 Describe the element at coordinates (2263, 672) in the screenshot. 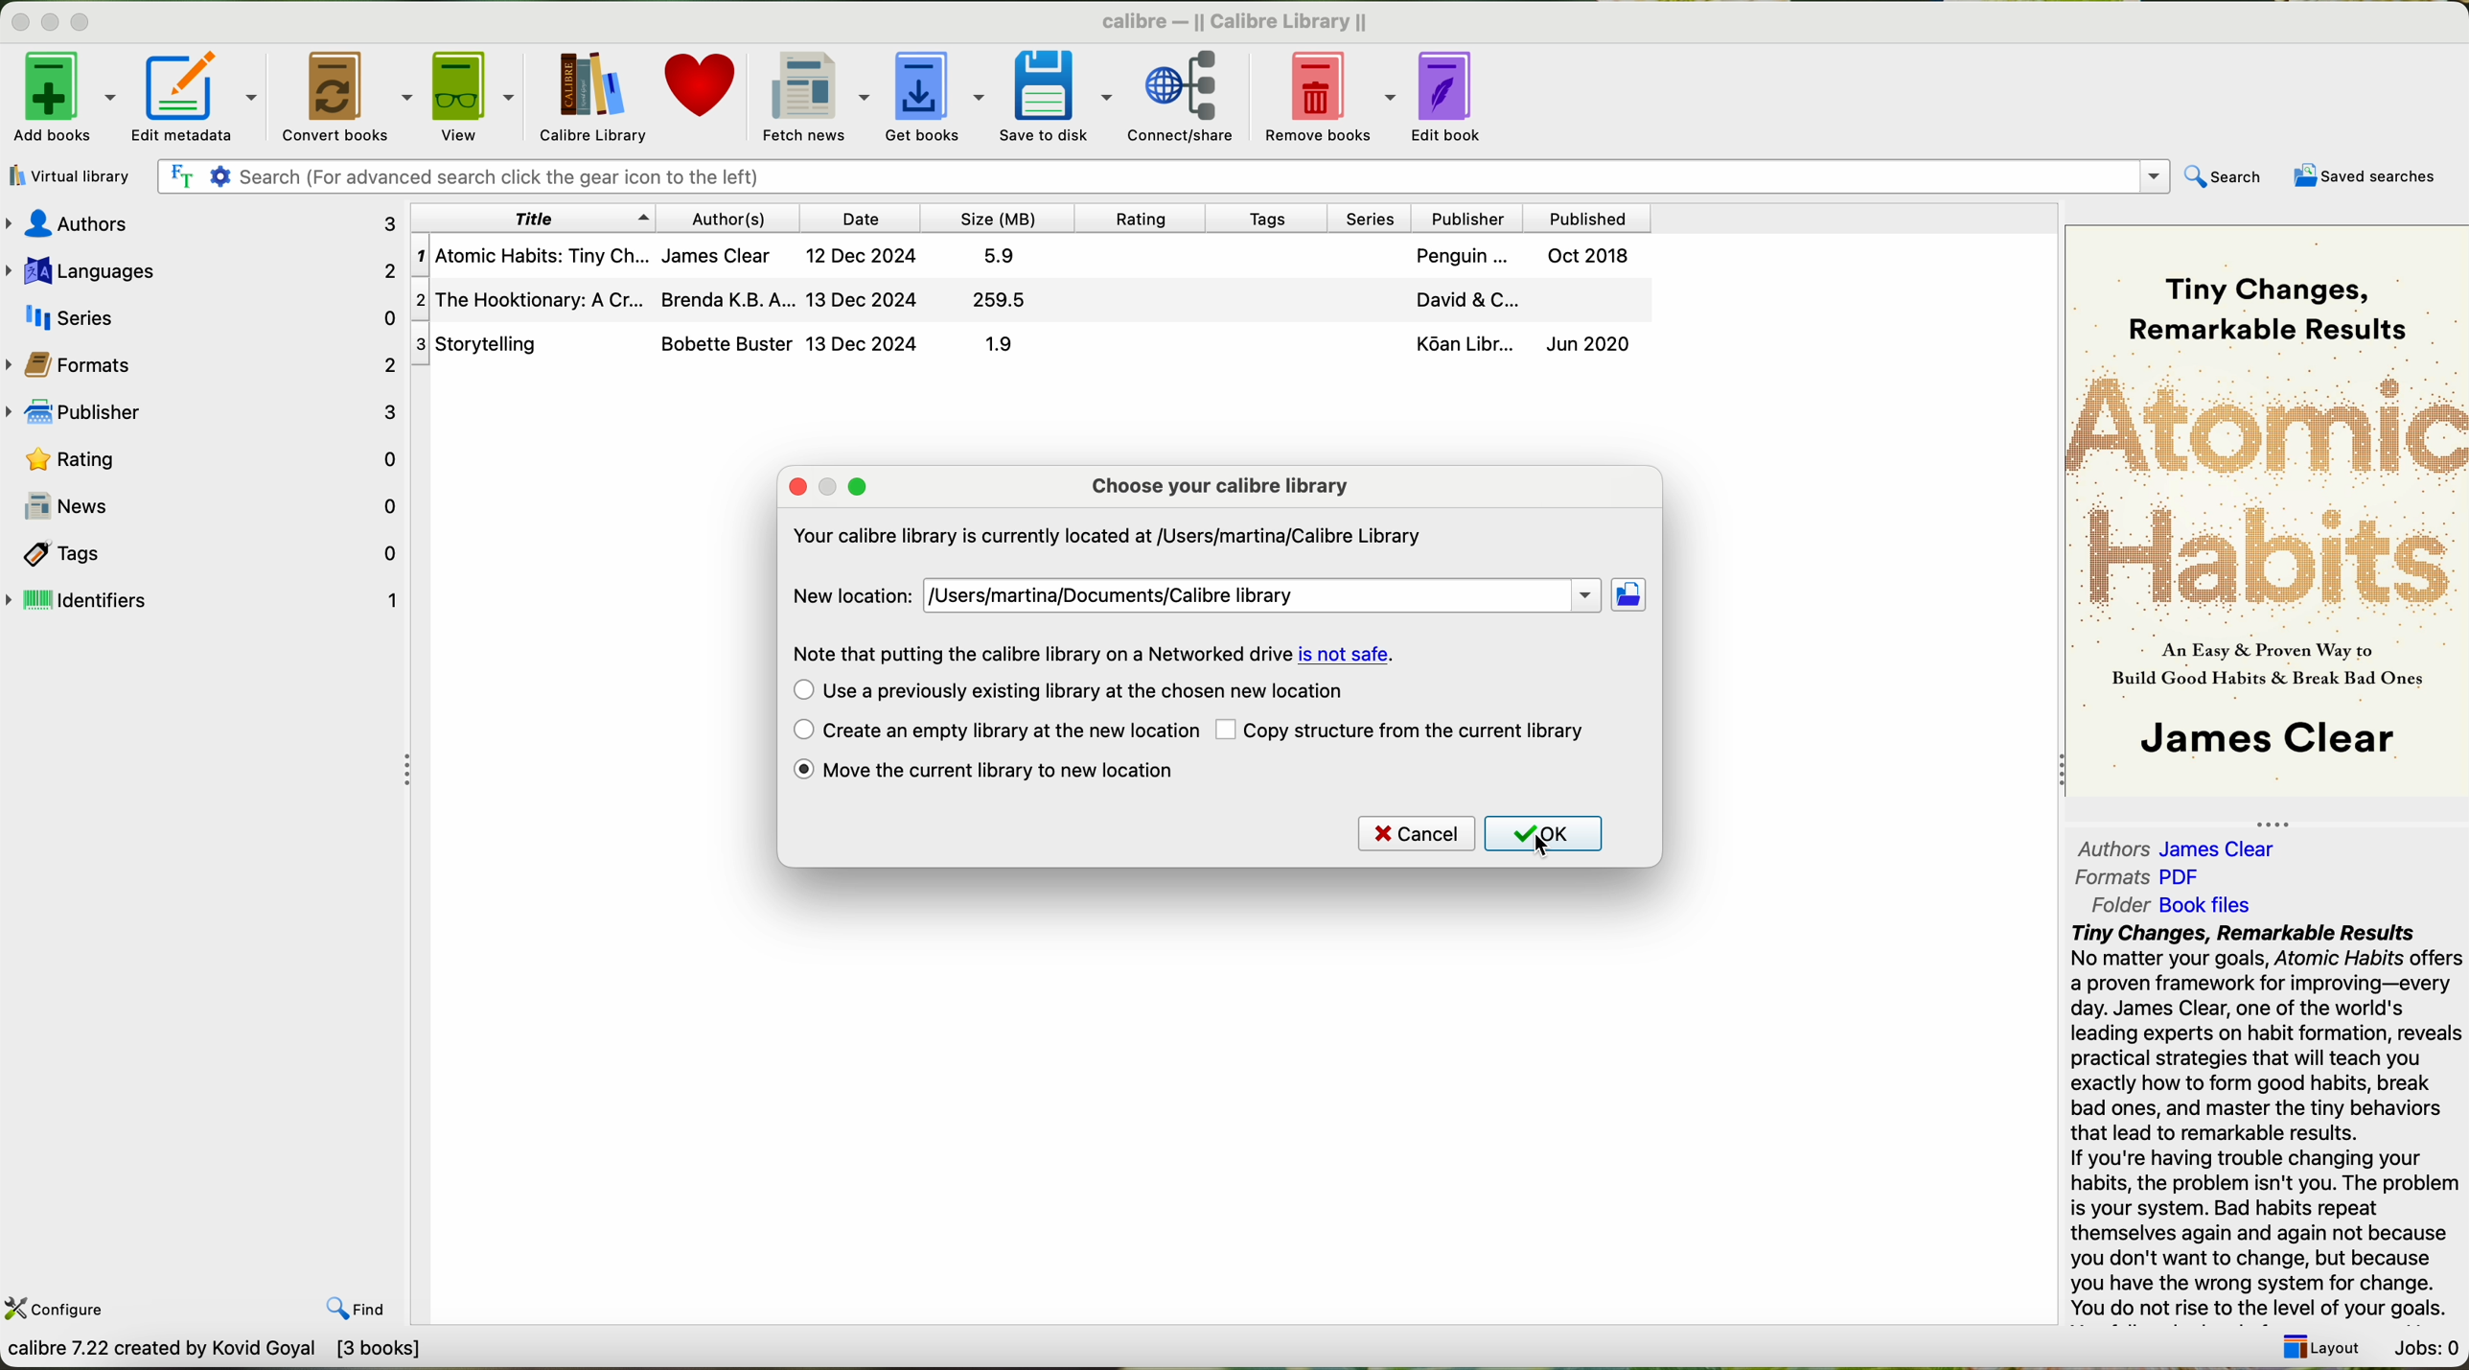

I see `An easy proven way to build Good Habits & Break Bad Ones` at that location.